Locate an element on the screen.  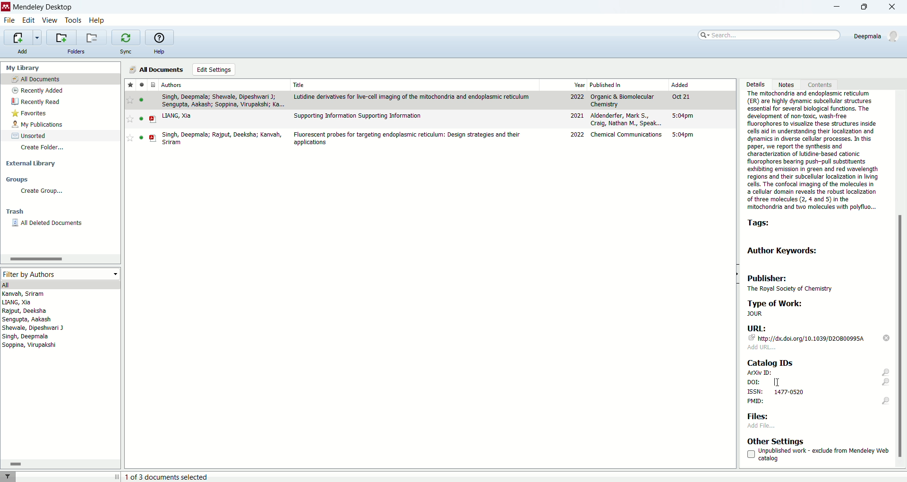
title is located at coordinates (300, 85).